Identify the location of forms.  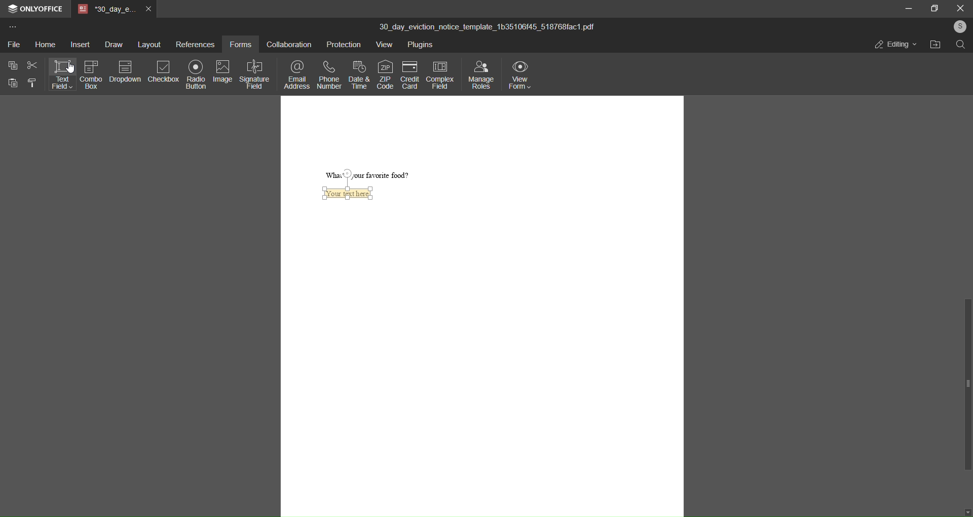
(240, 46).